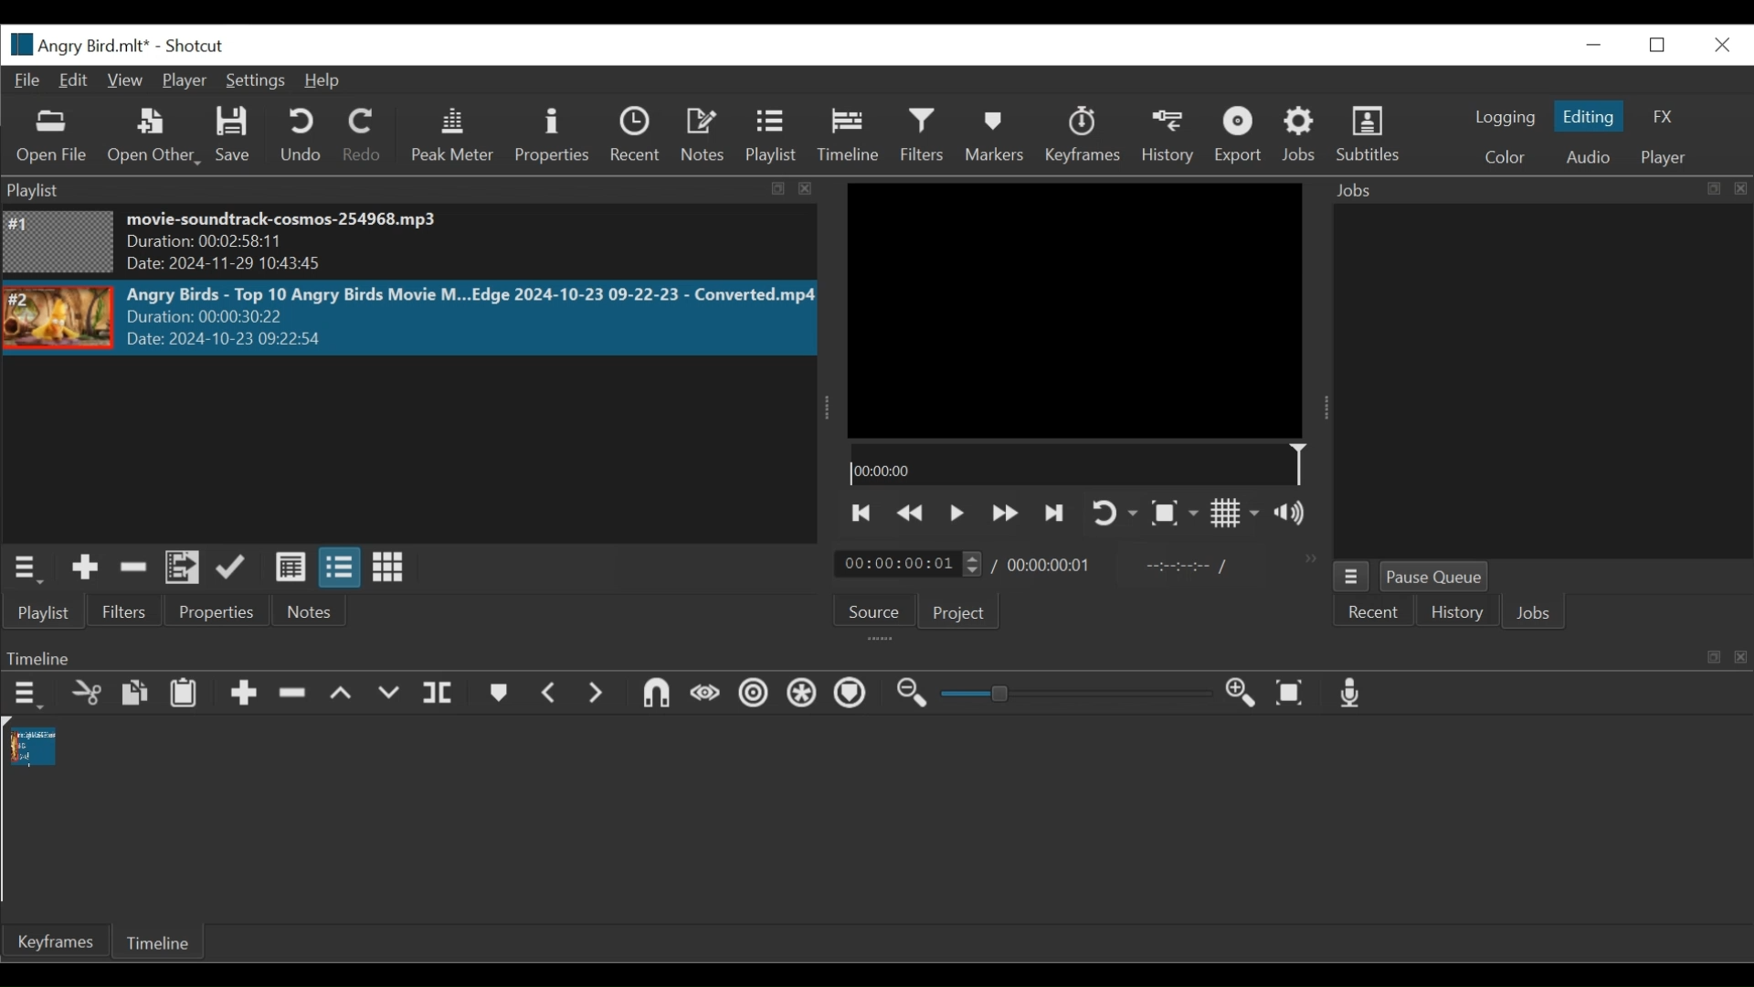 Image resolution: width=1754 pixels, height=987 pixels. I want to click on Color, so click(1506, 158).